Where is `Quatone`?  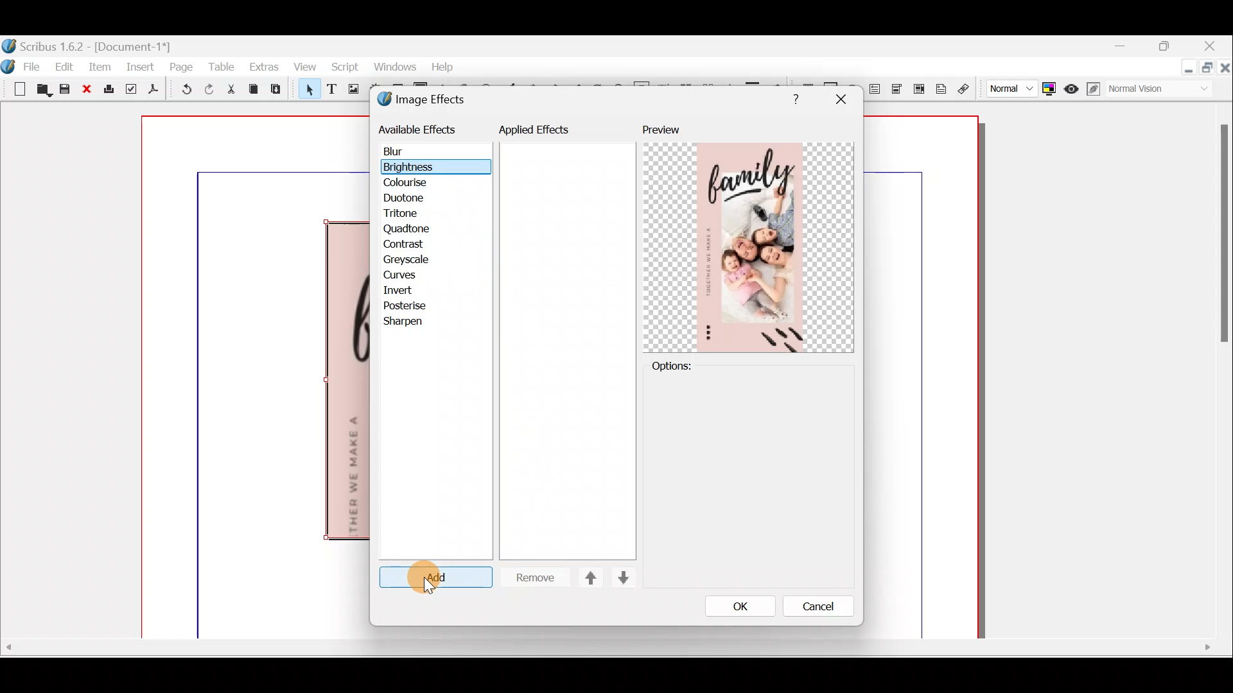
Quatone is located at coordinates (407, 230).